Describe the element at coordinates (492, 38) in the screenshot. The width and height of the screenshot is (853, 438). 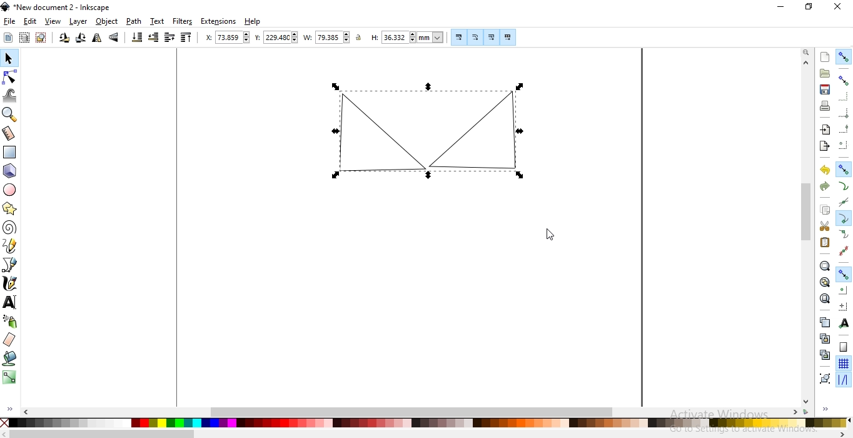
I see `move gradients along with objects` at that location.